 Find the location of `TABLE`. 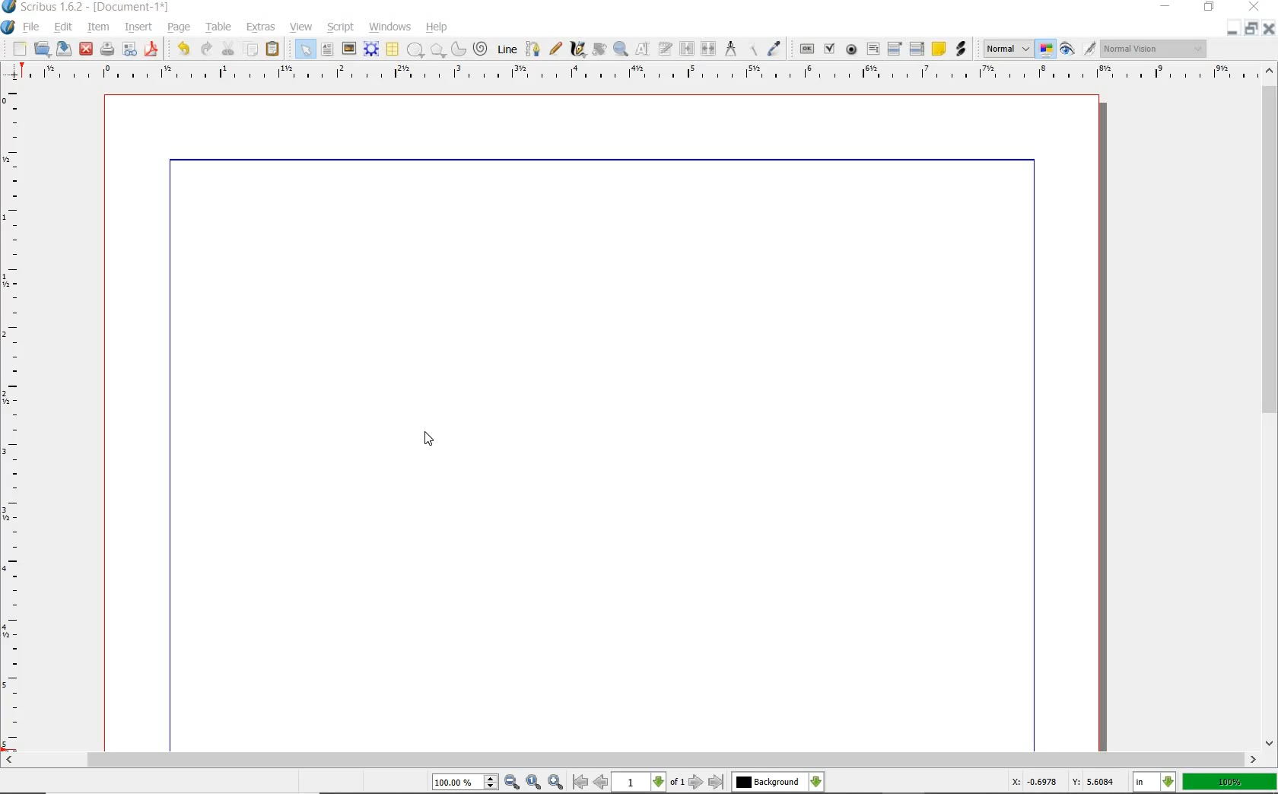

TABLE is located at coordinates (219, 27).